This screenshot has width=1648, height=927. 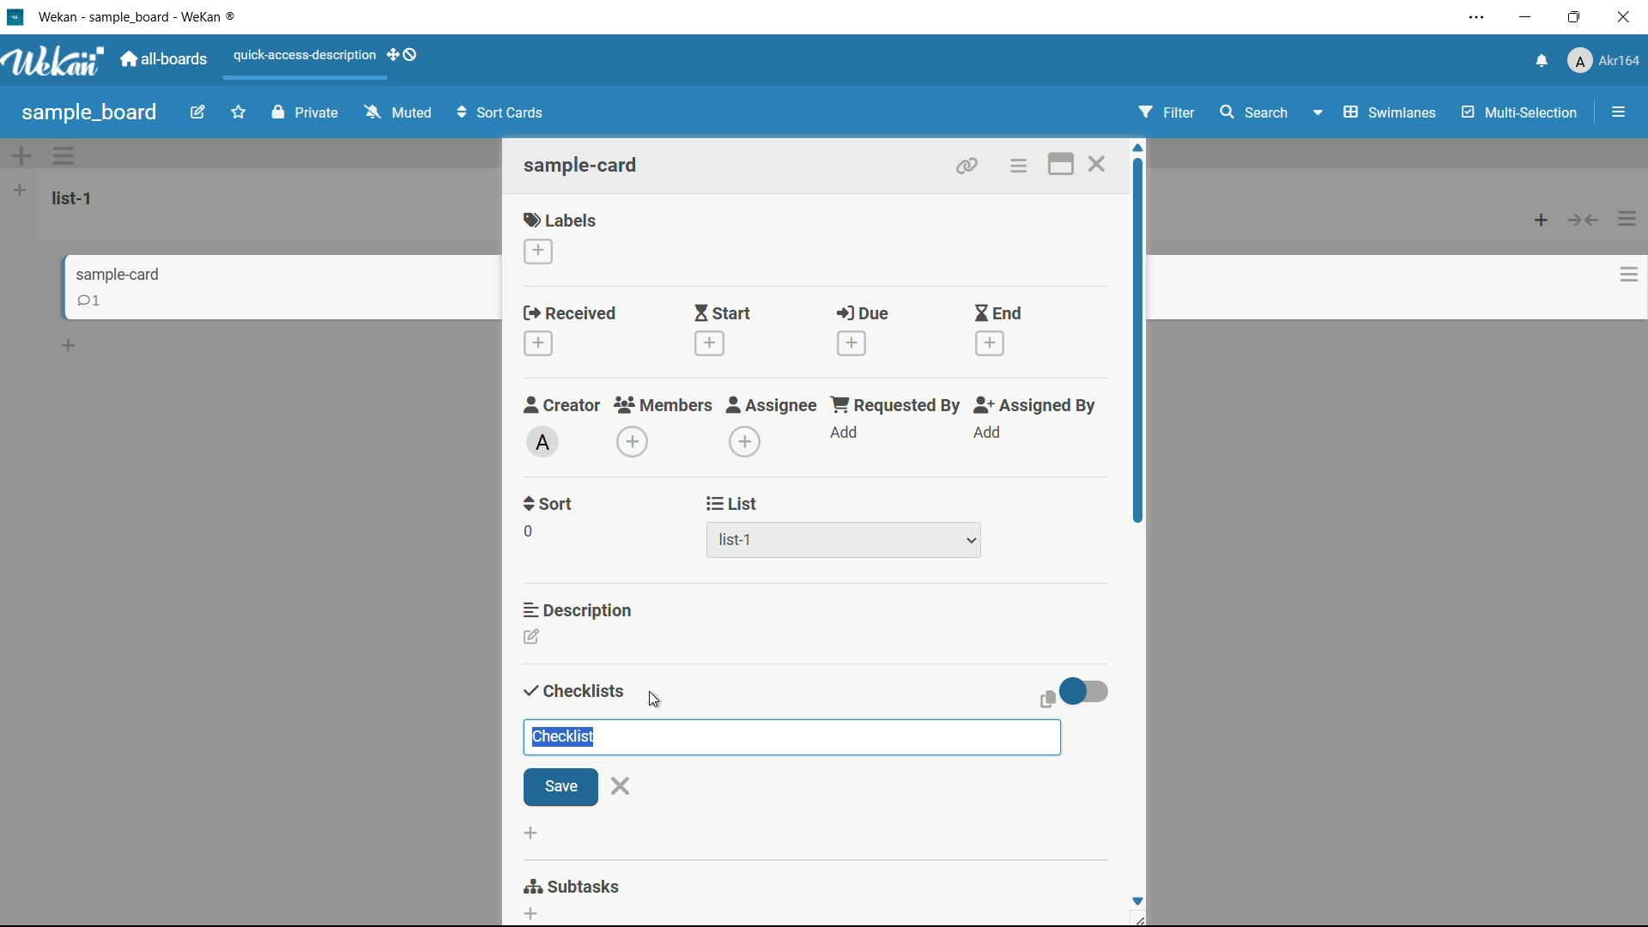 What do you see at coordinates (1477, 19) in the screenshot?
I see `settings and more` at bounding box center [1477, 19].